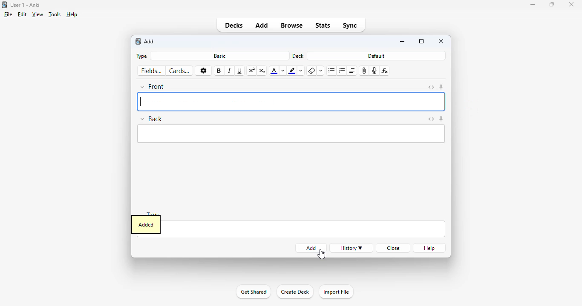  Describe the element at coordinates (142, 57) in the screenshot. I see `type` at that location.